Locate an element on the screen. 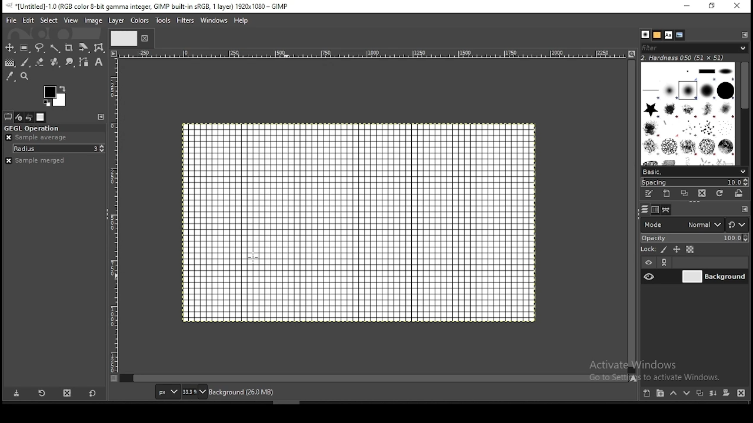 This screenshot has height=423, width=753. fonts is located at coordinates (668, 35).